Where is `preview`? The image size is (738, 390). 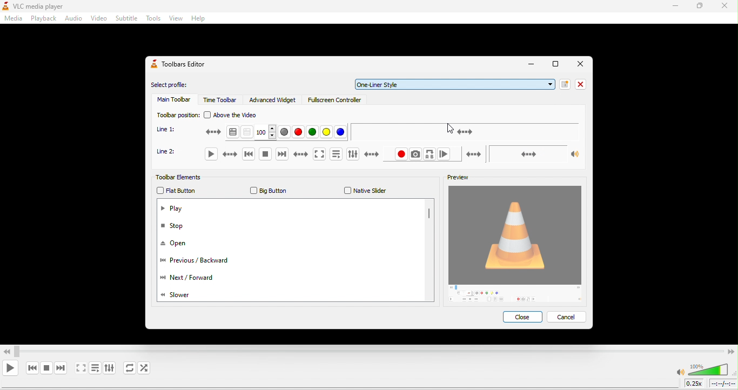 preview is located at coordinates (459, 175).